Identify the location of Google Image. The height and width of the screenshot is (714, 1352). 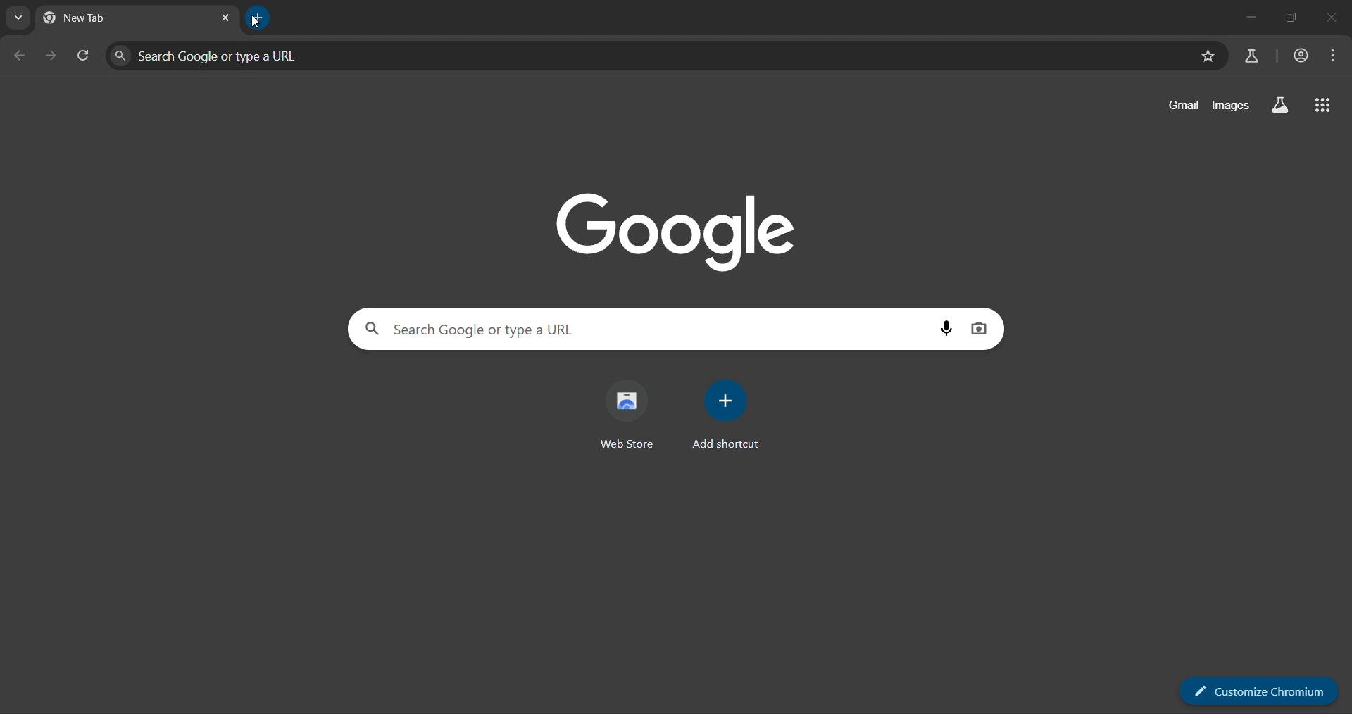
(677, 227).